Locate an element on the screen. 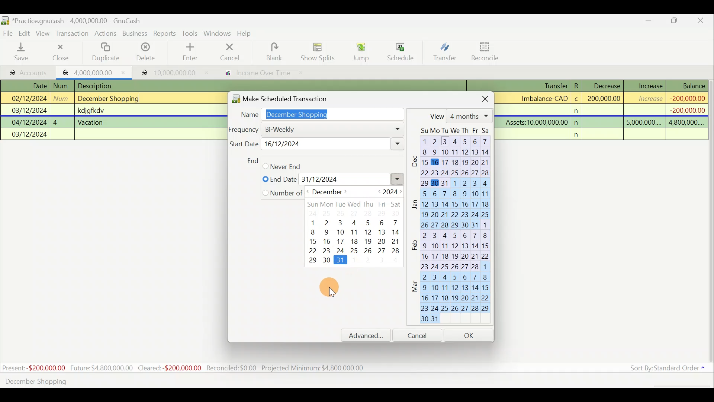  Reconcile is located at coordinates (488, 51).